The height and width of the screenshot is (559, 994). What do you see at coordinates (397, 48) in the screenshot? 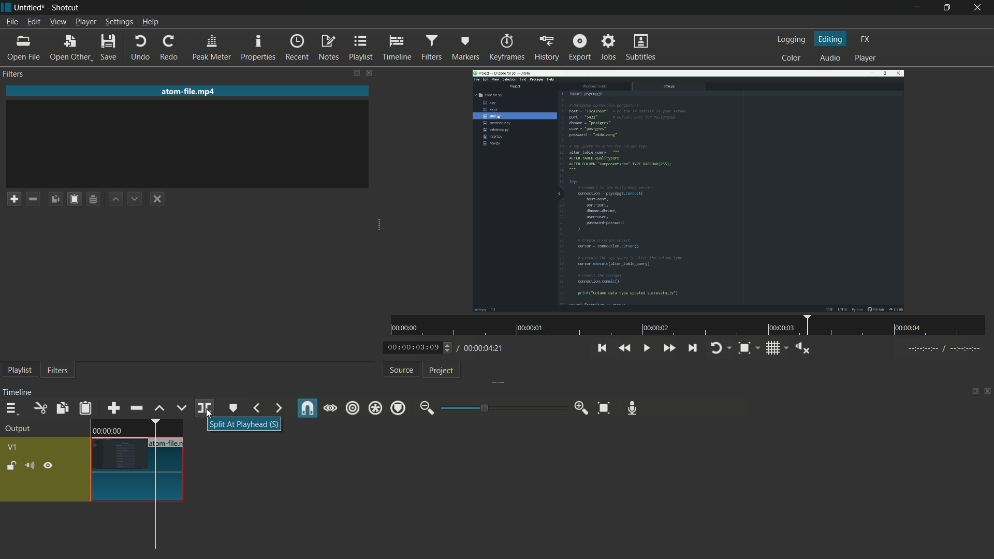
I see `timeline` at bounding box center [397, 48].